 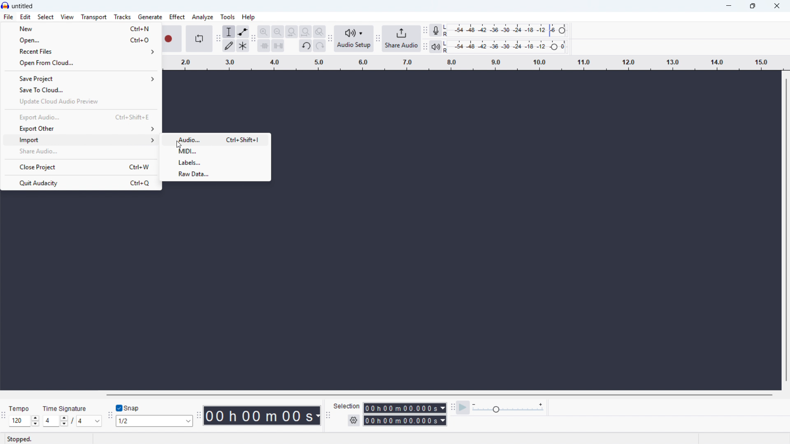 I want to click on Play at speed toolbar , so click(x=452, y=407).